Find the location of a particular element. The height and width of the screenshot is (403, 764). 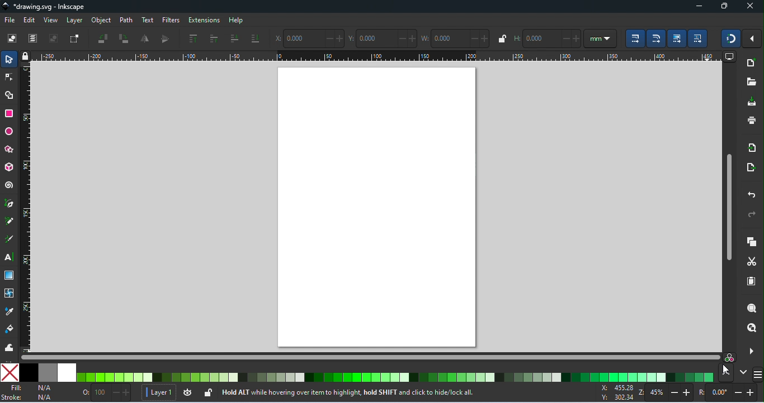

rectangle is located at coordinates (10, 113).